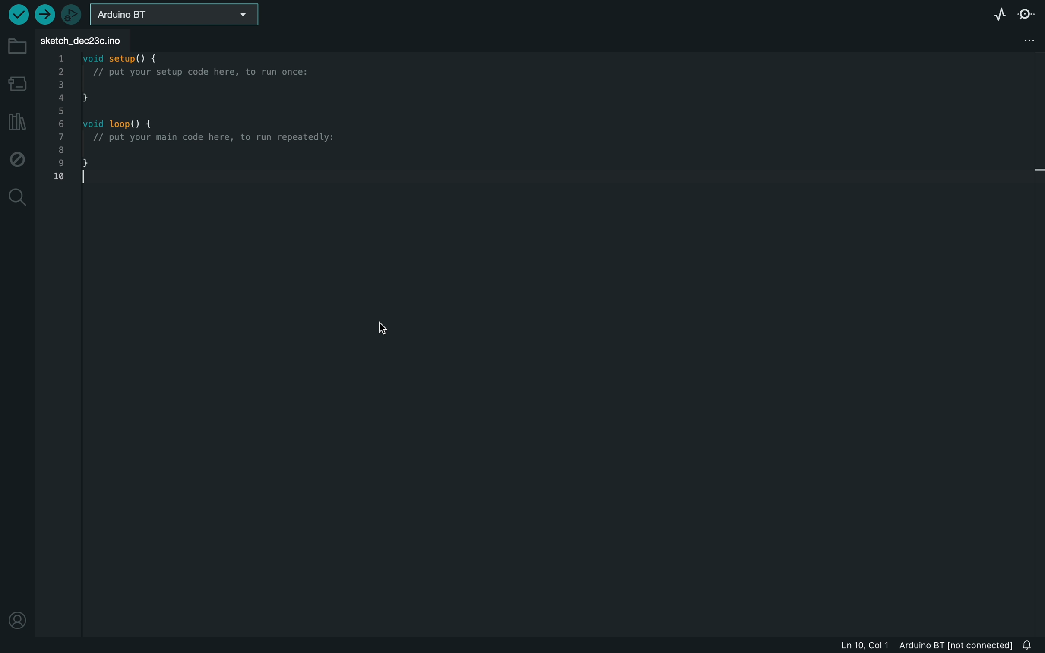 The image size is (1045, 653). I want to click on file information, so click(925, 645).